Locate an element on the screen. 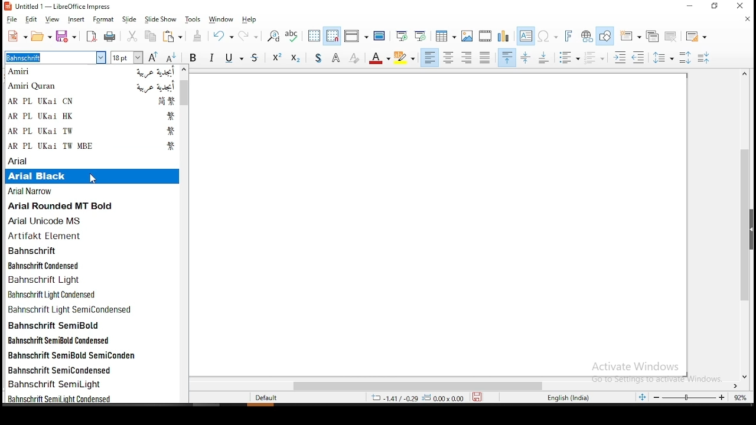 The image size is (756, 425). bahnschrift semilight is located at coordinates (90, 384).